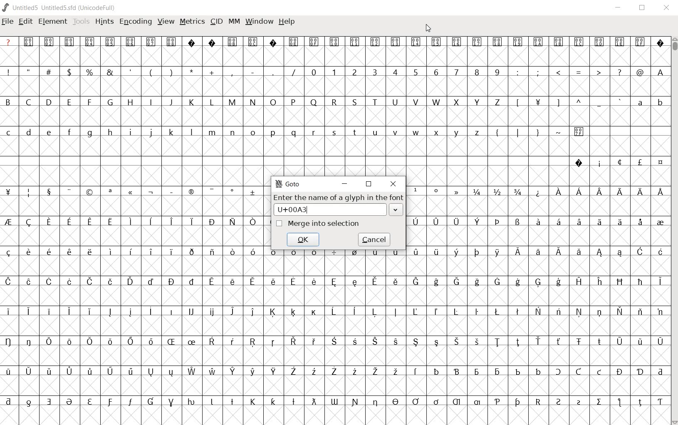 The width and height of the screenshot is (678, 425). What do you see at coordinates (233, 252) in the screenshot?
I see `Symbol` at bounding box center [233, 252].